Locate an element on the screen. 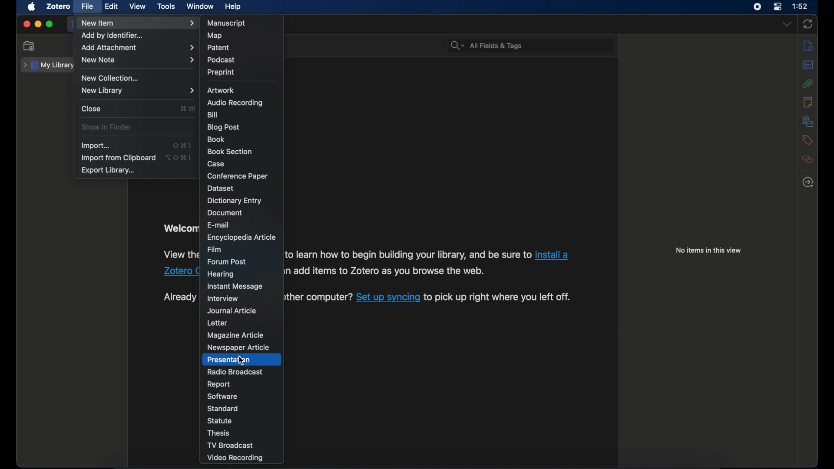 The height and width of the screenshot is (469, 834). case is located at coordinates (216, 164).